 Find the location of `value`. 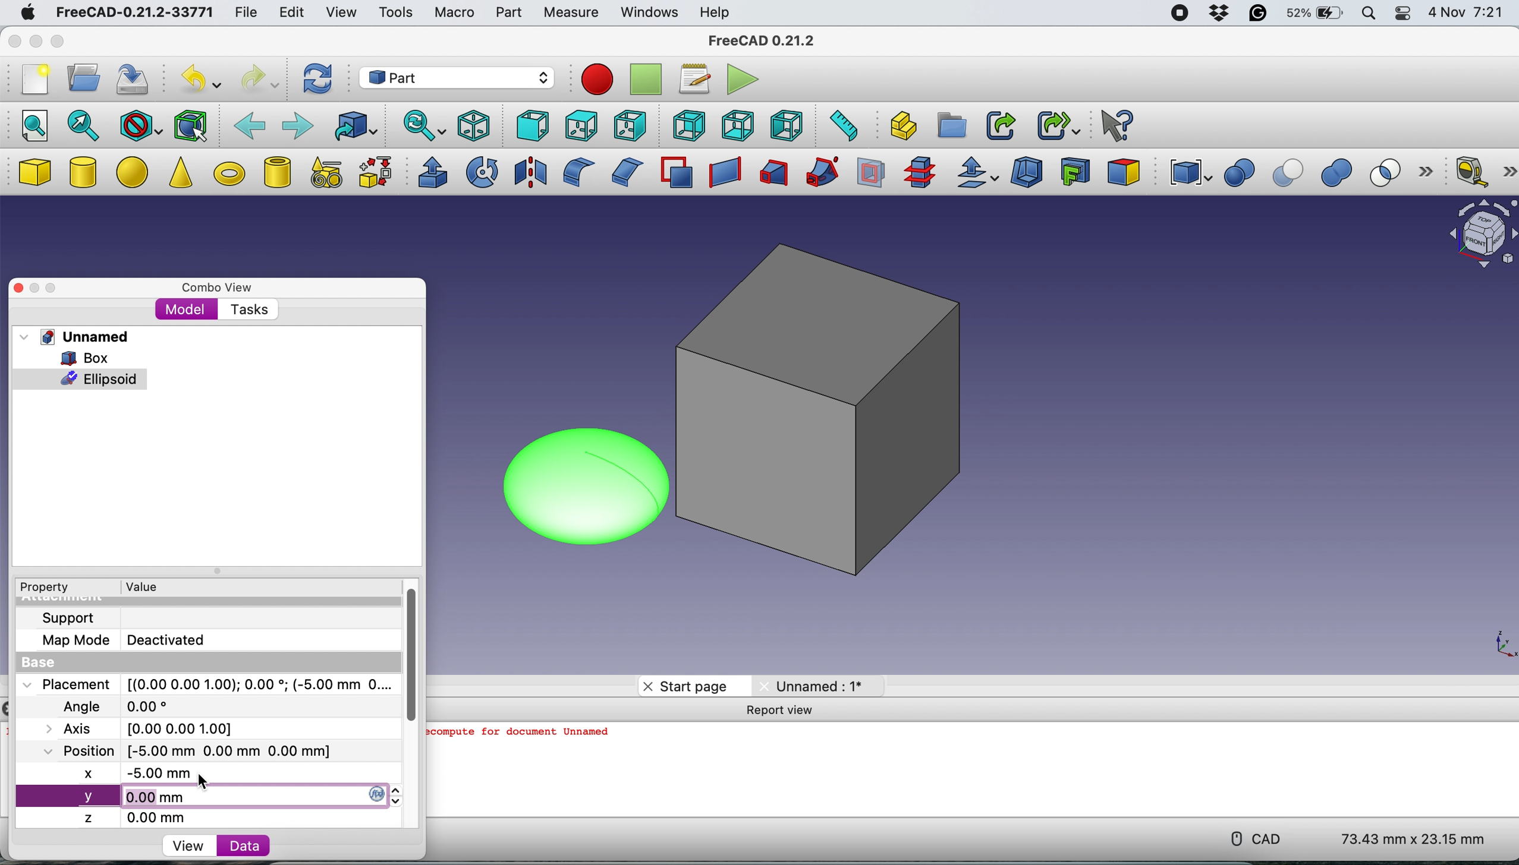

value is located at coordinates (140, 586).